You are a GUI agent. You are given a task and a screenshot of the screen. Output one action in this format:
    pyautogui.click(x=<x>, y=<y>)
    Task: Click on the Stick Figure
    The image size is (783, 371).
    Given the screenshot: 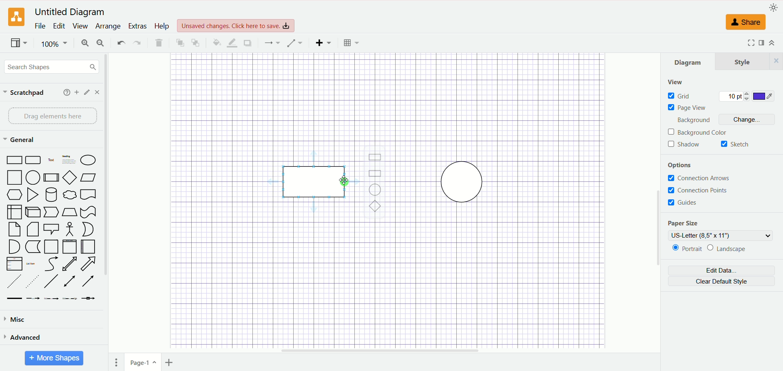 What is the action you would take?
    pyautogui.click(x=71, y=229)
    